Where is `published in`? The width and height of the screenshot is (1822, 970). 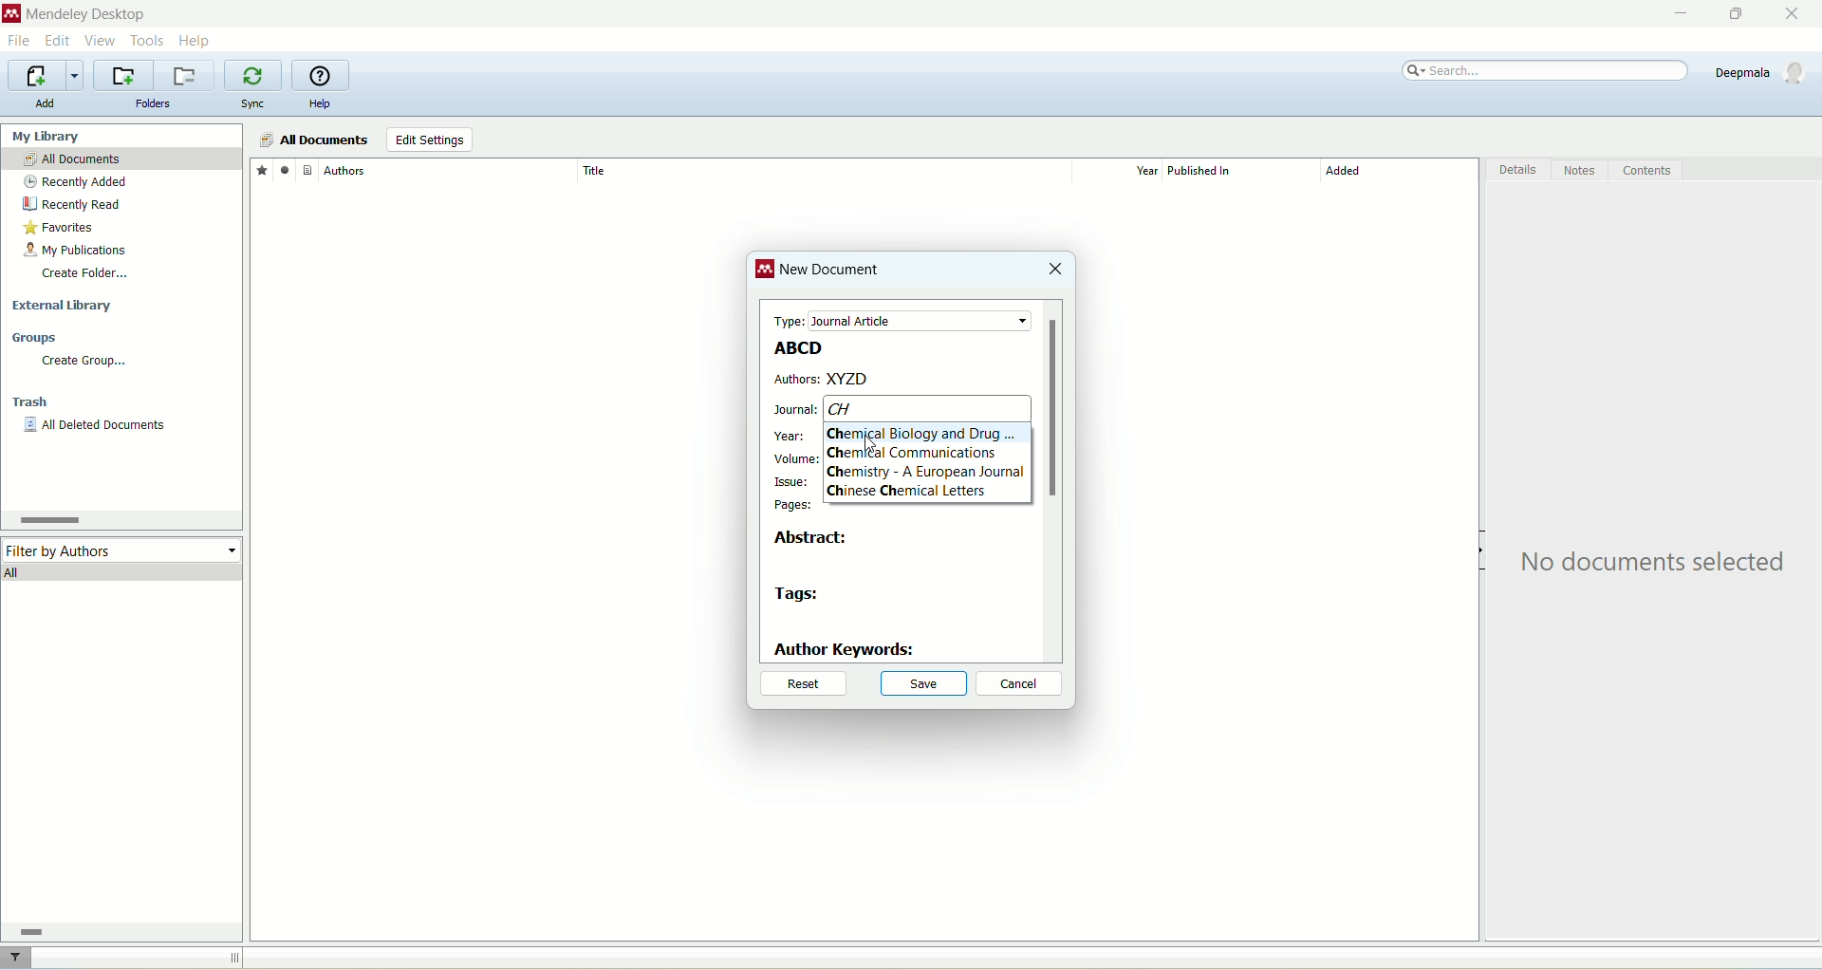
published in is located at coordinates (1234, 171).